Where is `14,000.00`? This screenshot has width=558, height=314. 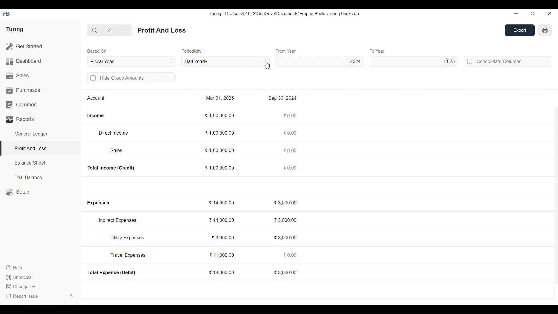 14,000.00 is located at coordinates (221, 203).